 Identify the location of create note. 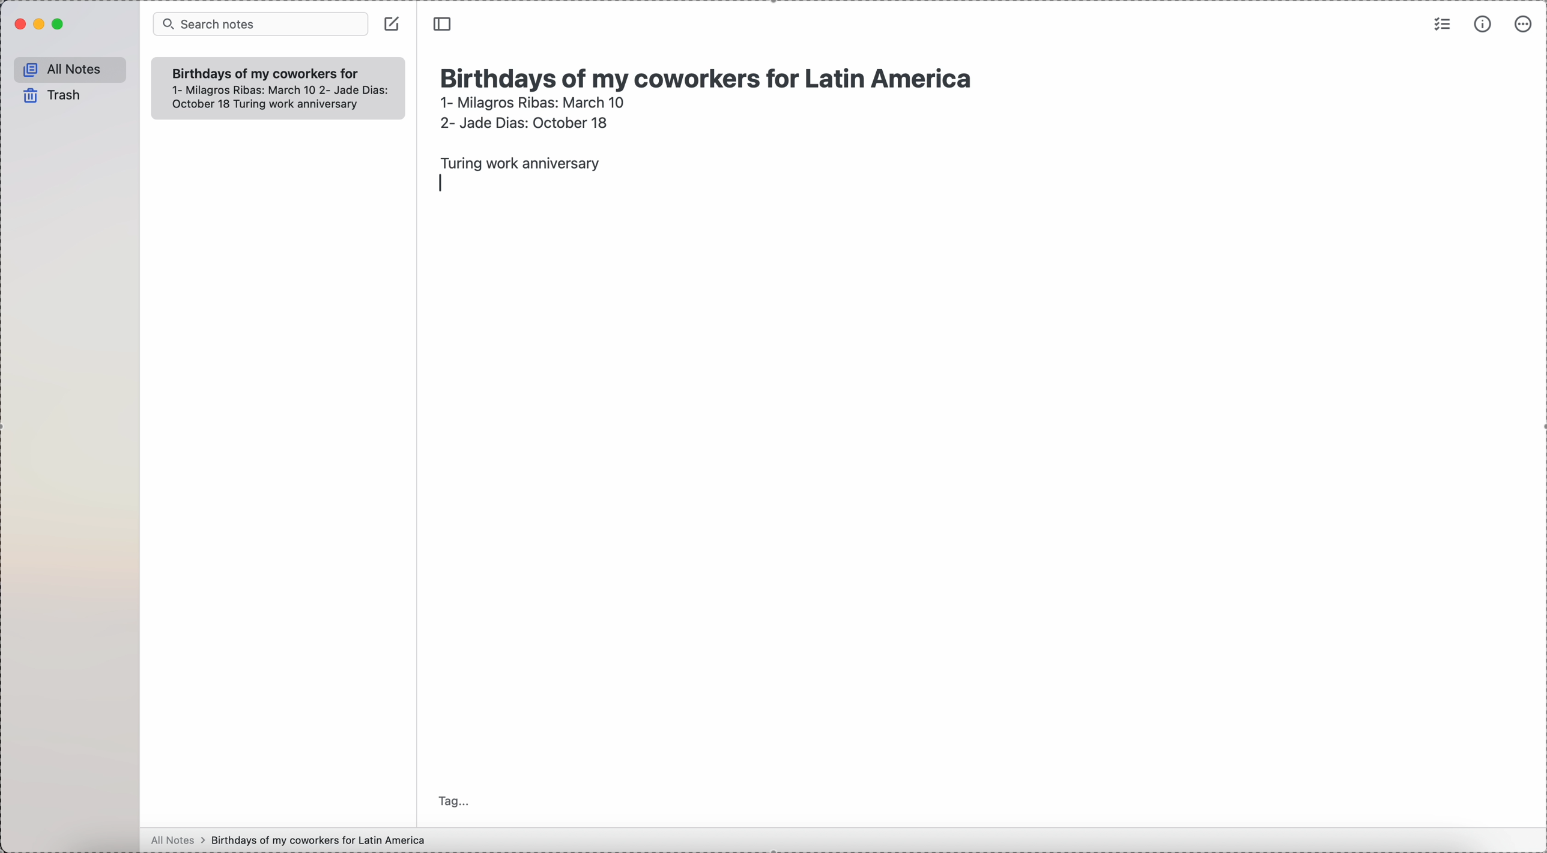
(392, 23).